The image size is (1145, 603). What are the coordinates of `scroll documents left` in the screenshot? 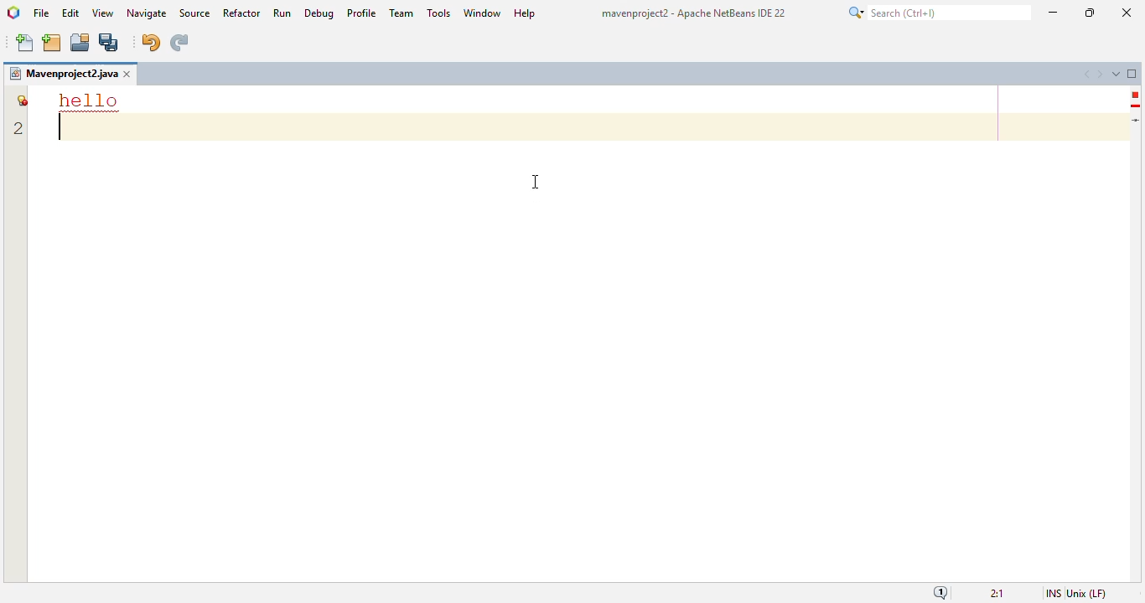 It's located at (1089, 75).